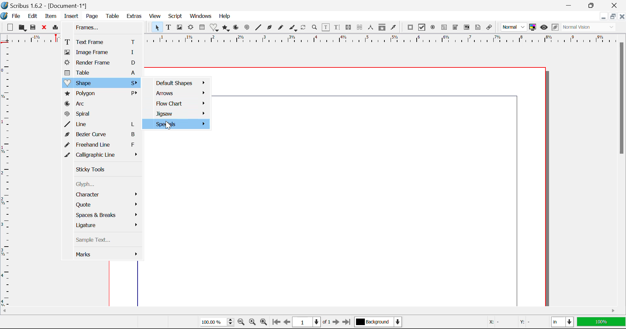 This screenshot has height=329, width=626. What do you see at coordinates (589, 28) in the screenshot?
I see `Normal Vision` at bounding box center [589, 28].